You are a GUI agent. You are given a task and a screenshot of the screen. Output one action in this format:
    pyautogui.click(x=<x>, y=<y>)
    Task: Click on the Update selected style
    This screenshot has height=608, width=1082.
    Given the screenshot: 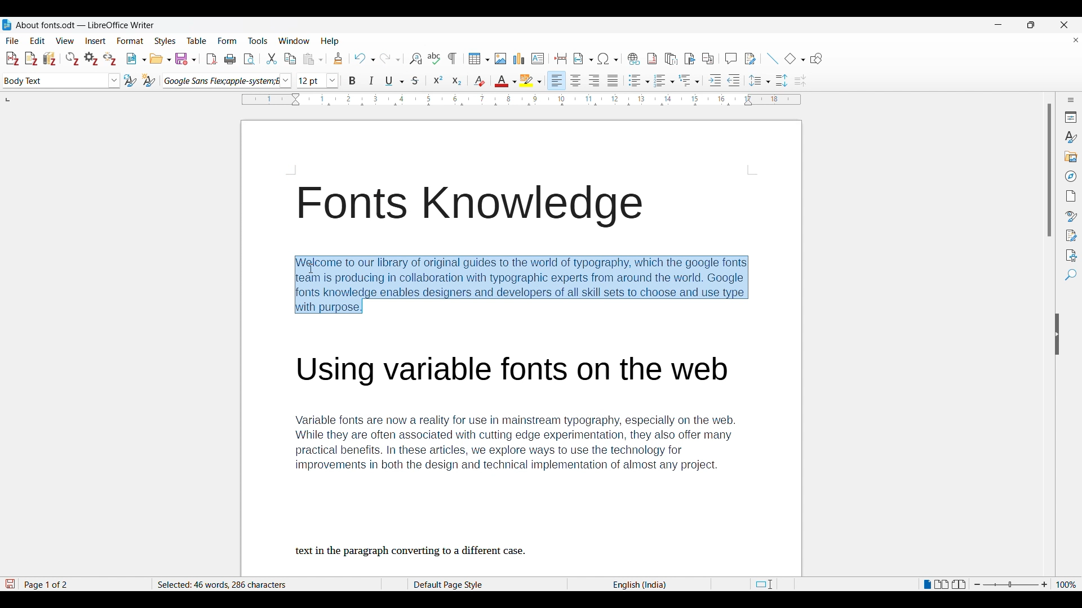 What is the action you would take?
    pyautogui.click(x=130, y=80)
    